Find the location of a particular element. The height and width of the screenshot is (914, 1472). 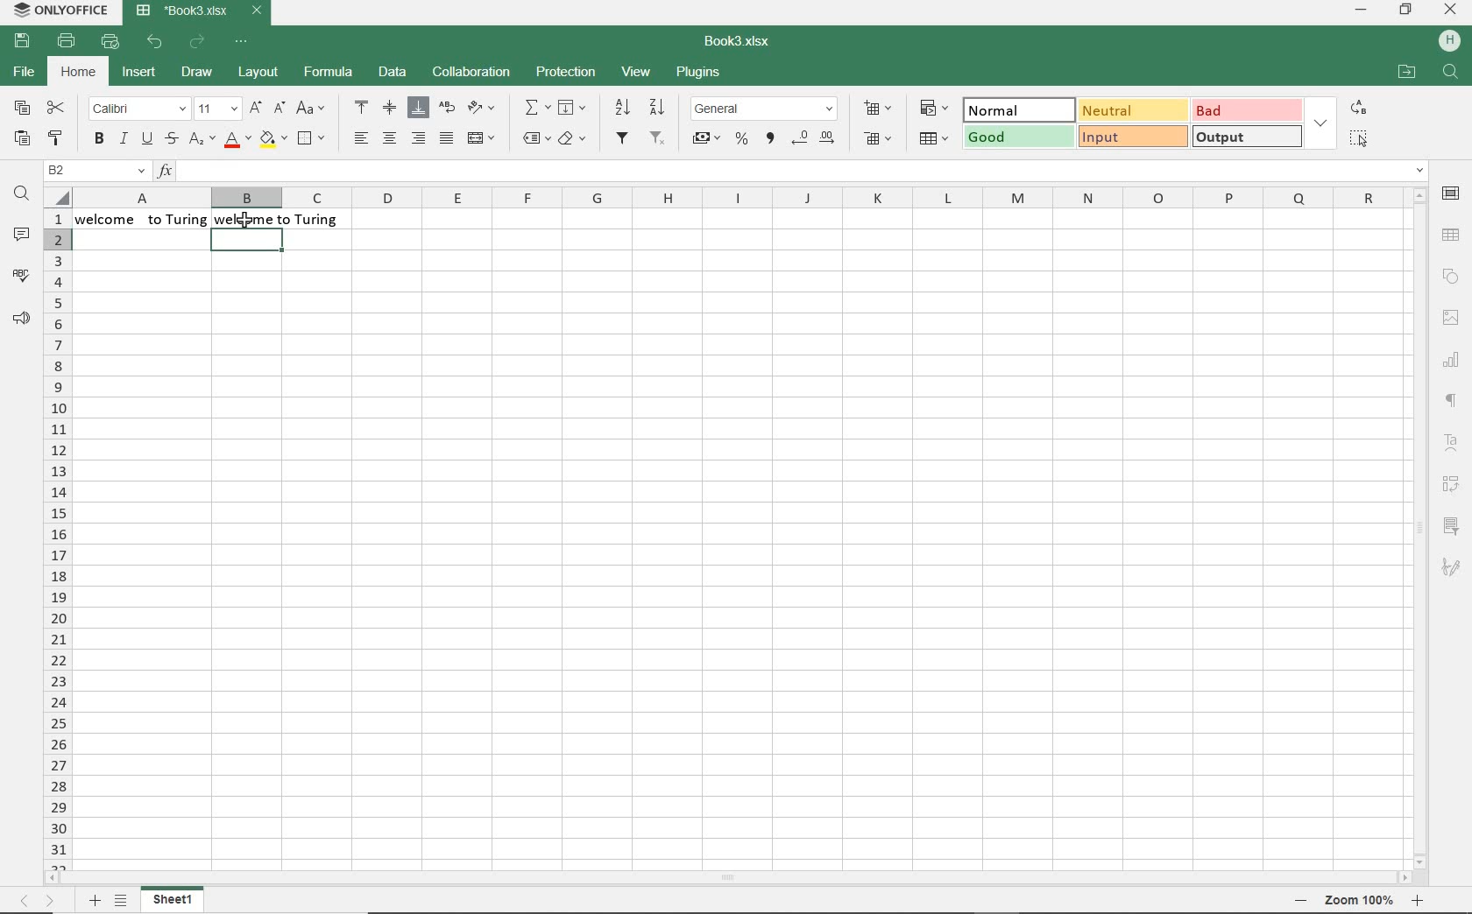

good is located at coordinates (1016, 137).